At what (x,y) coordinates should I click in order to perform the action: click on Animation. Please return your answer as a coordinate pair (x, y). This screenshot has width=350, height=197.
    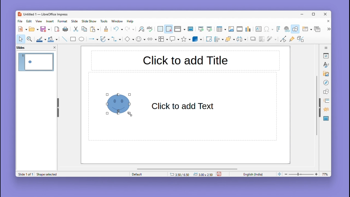
    Looking at the image, I should click on (325, 101).